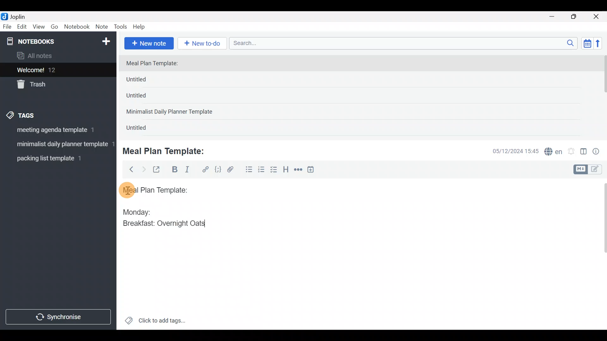  Describe the element at coordinates (103, 27) in the screenshot. I see `Note` at that location.